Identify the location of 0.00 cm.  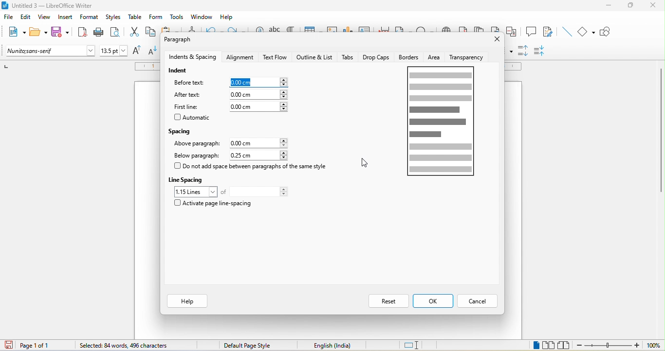
(253, 95).